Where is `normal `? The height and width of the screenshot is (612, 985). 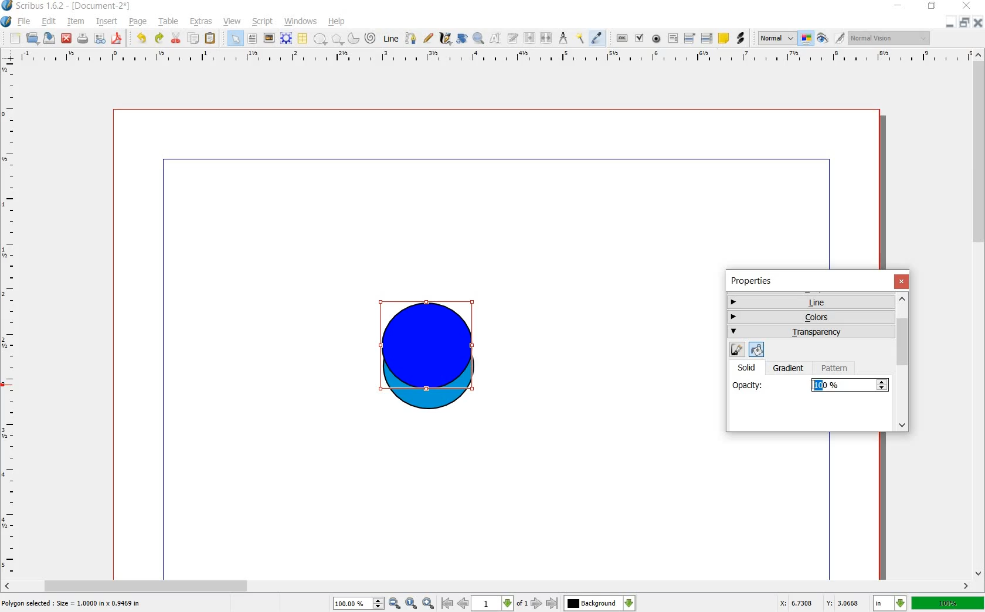 normal  is located at coordinates (775, 38).